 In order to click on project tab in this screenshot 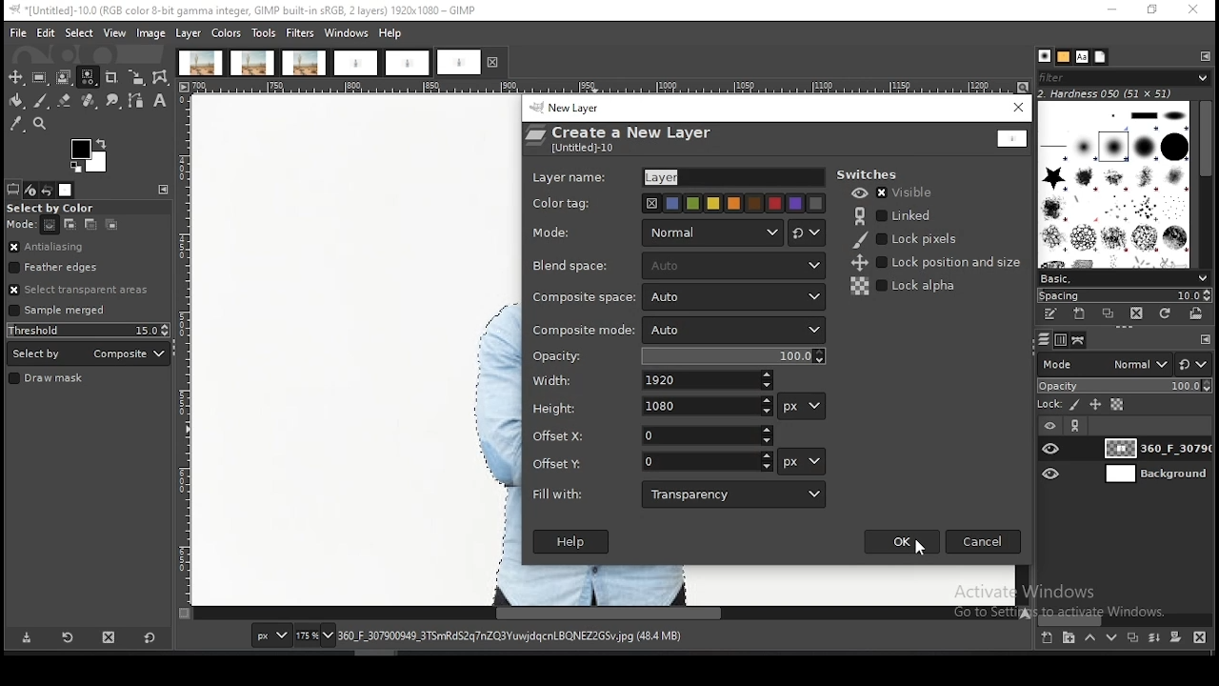, I will do `click(408, 64)`.